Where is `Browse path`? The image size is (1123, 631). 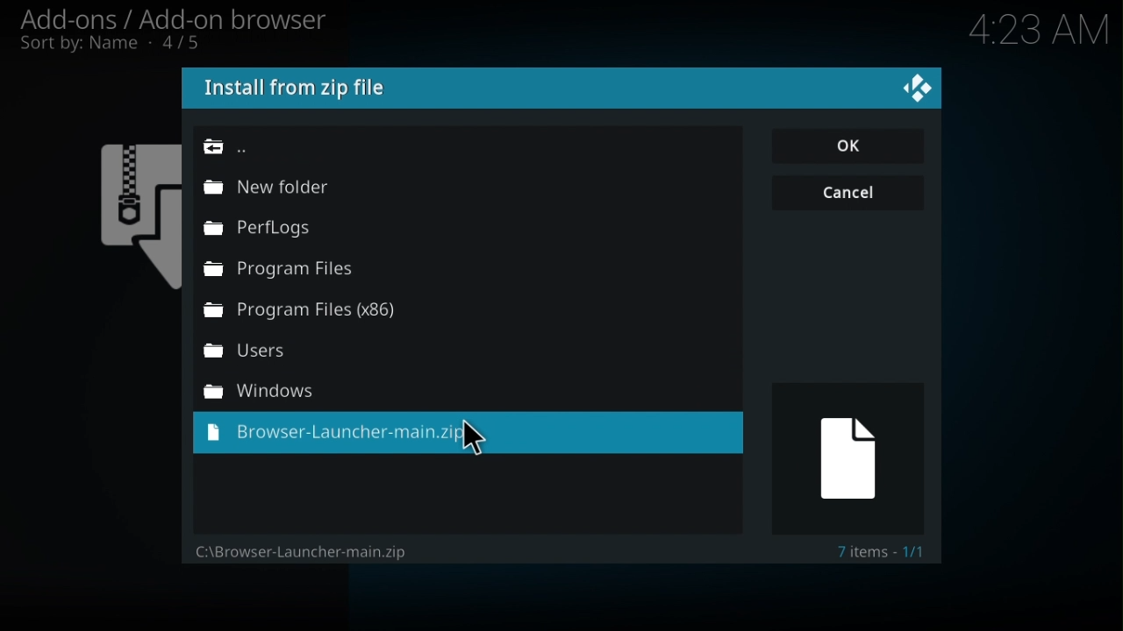
Browse path is located at coordinates (261, 147).